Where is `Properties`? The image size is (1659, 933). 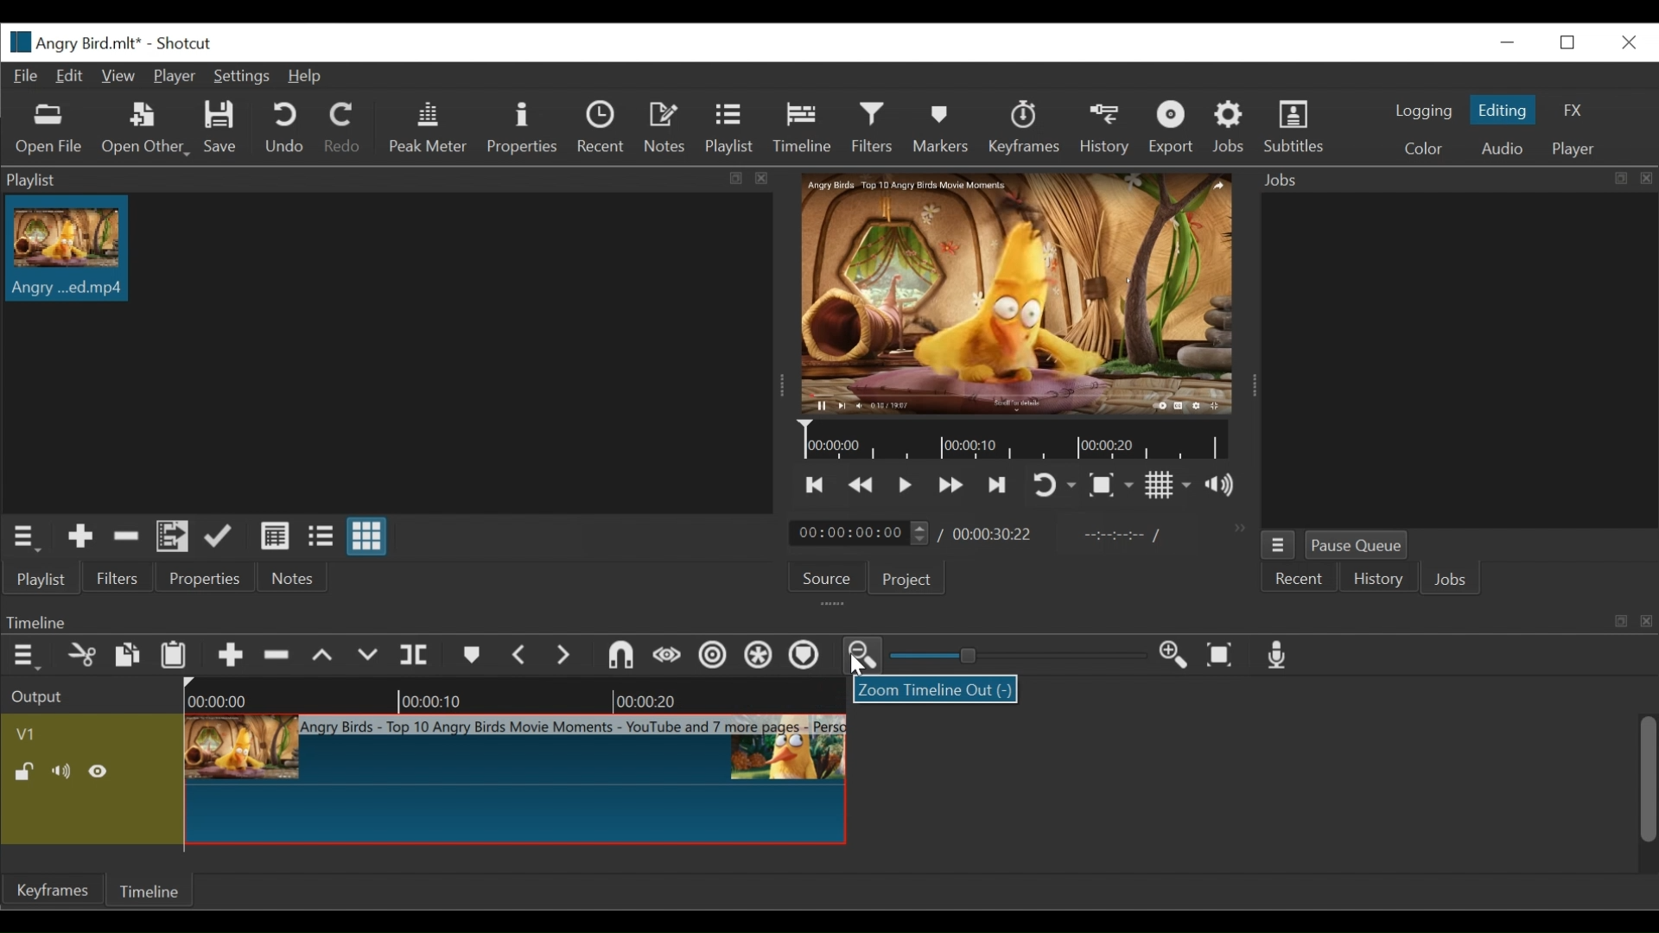 Properties is located at coordinates (524, 128).